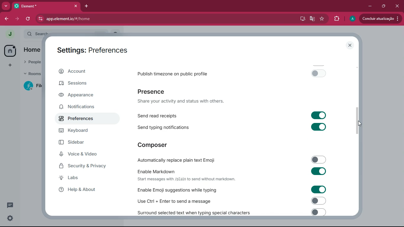 This screenshot has width=404, height=227. Describe the element at coordinates (88, 6) in the screenshot. I see `add tab` at that location.